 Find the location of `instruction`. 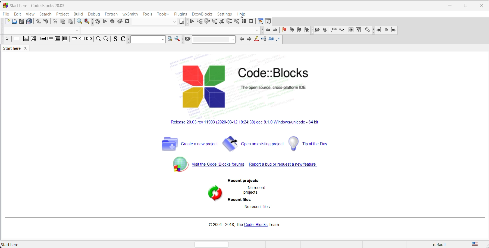

instruction is located at coordinates (15, 39).